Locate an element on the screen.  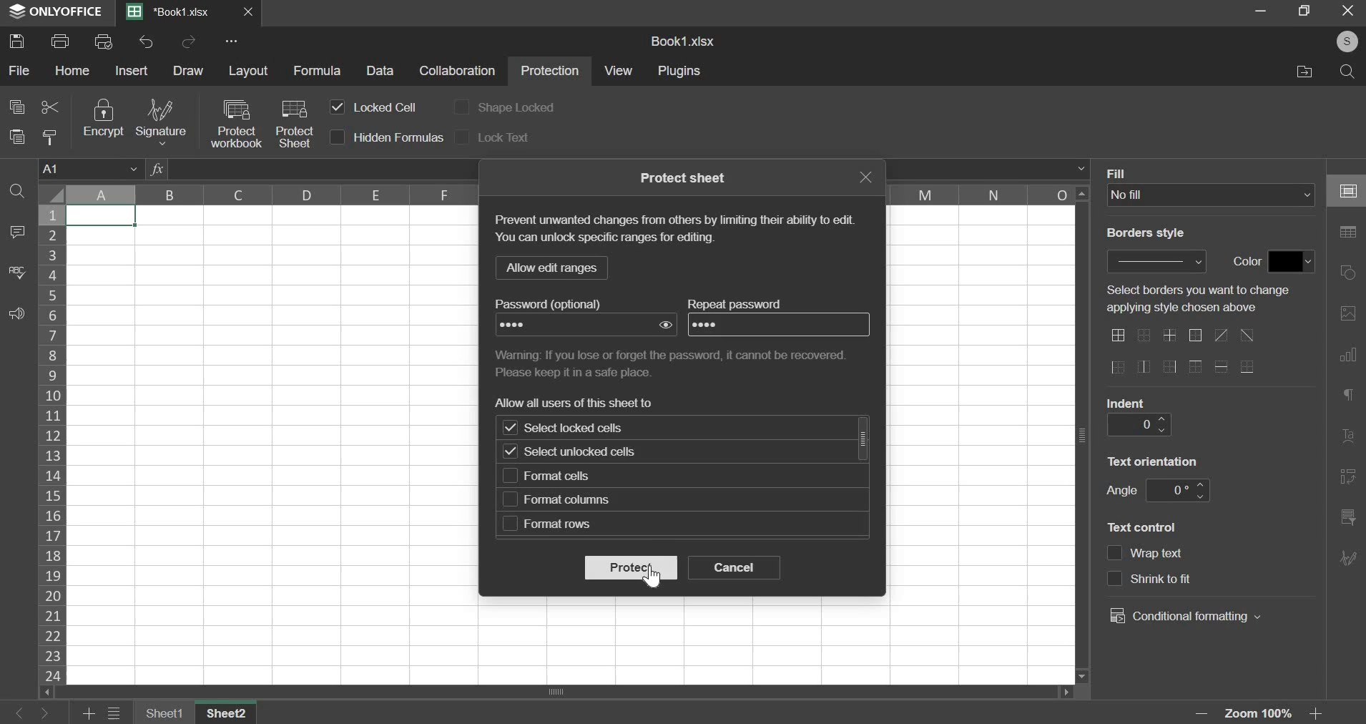
shape locked is located at coordinates (516, 109).